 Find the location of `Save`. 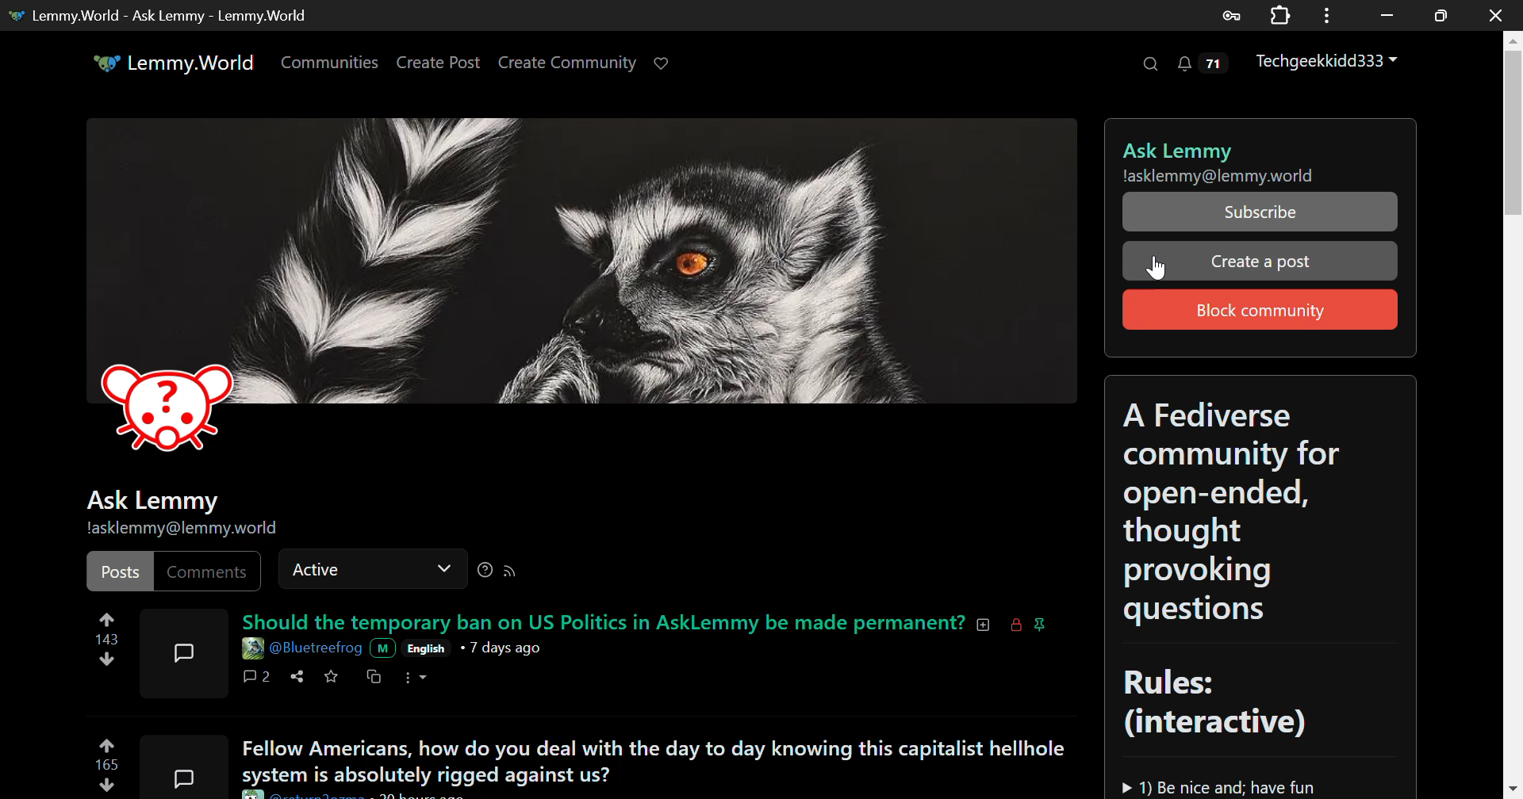

Save is located at coordinates (330, 678).